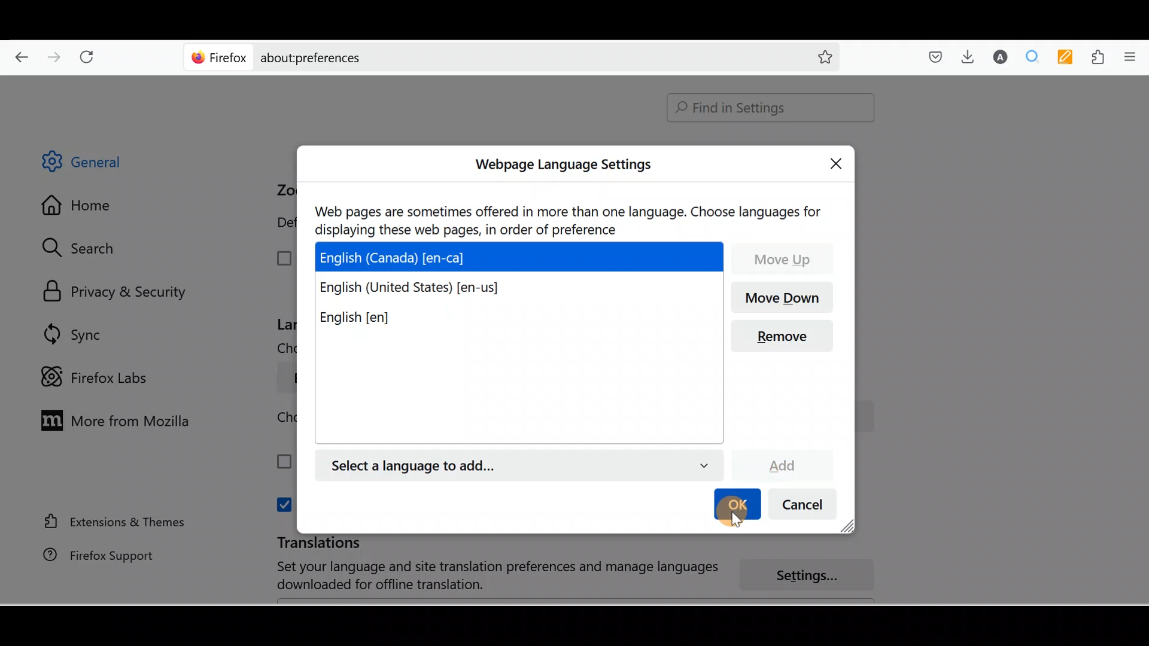 Image resolution: width=1149 pixels, height=646 pixels. Describe the element at coordinates (220, 57) in the screenshot. I see `Firefox` at that location.